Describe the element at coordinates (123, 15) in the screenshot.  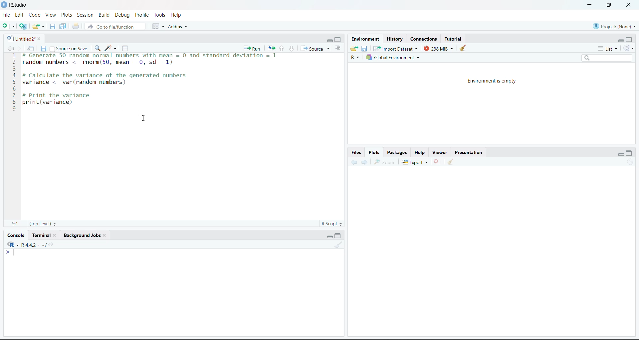
I see `Debug` at that location.